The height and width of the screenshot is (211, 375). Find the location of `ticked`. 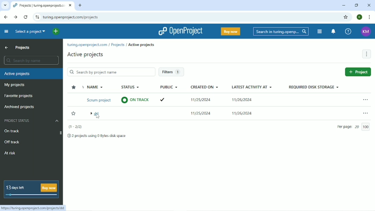

ticked is located at coordinates (161, 100).